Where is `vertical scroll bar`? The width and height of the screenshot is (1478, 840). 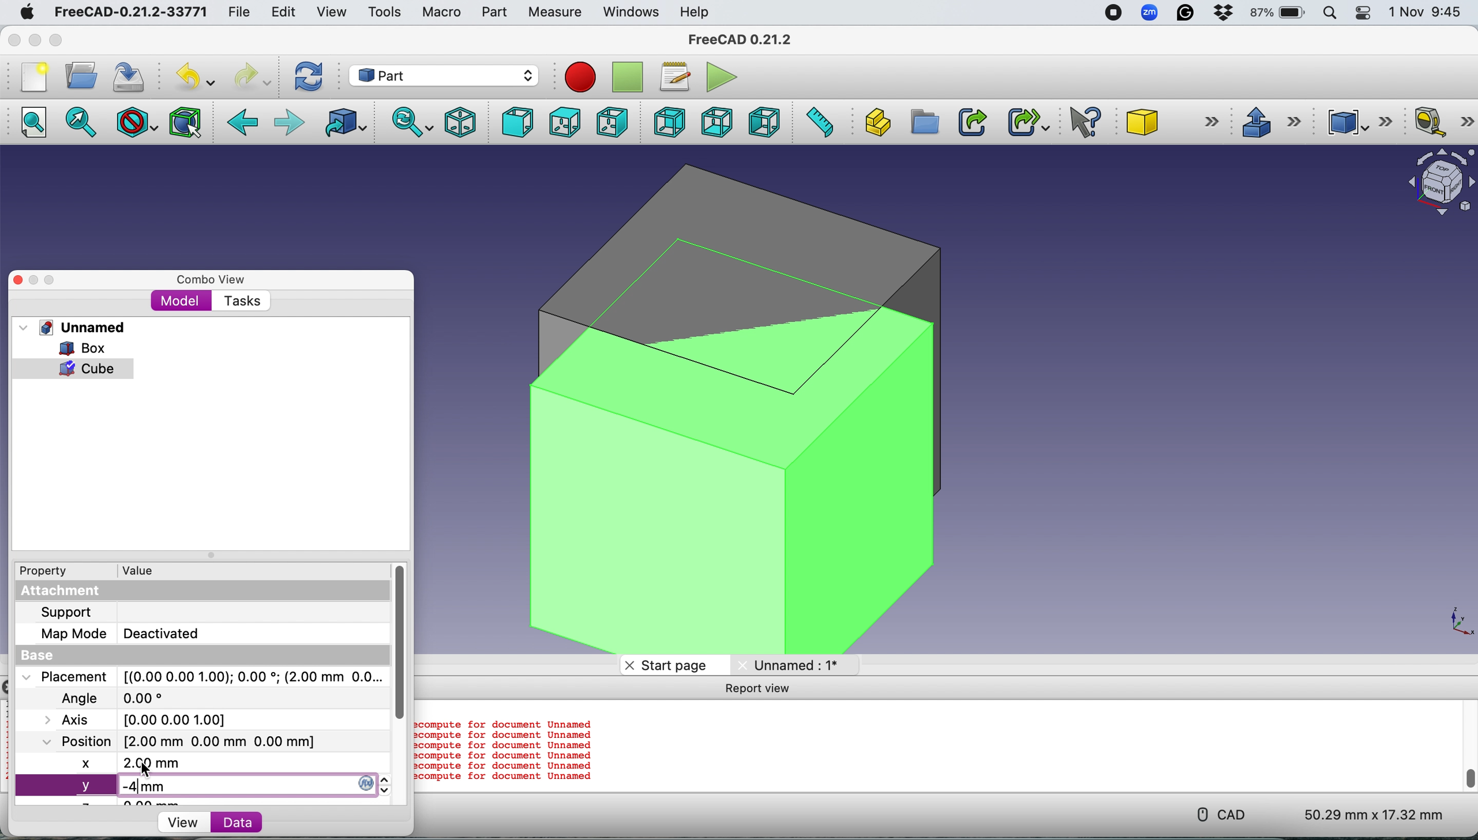 vertical scroll bar is located at coordinates (1465, 745).